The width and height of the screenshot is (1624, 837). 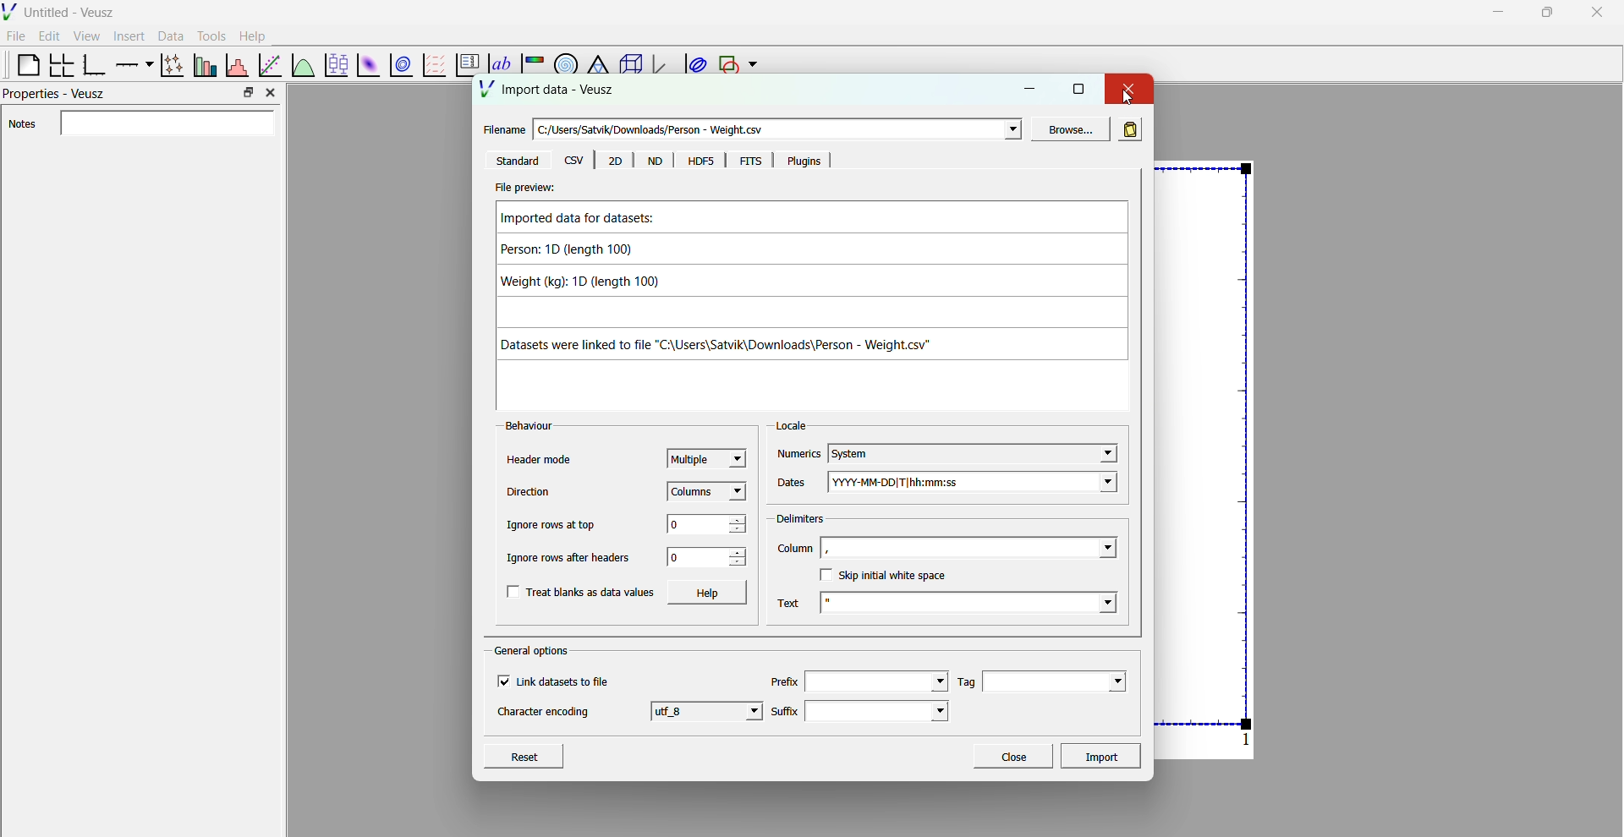 I want to click on ND., so click(x=654, y=161).